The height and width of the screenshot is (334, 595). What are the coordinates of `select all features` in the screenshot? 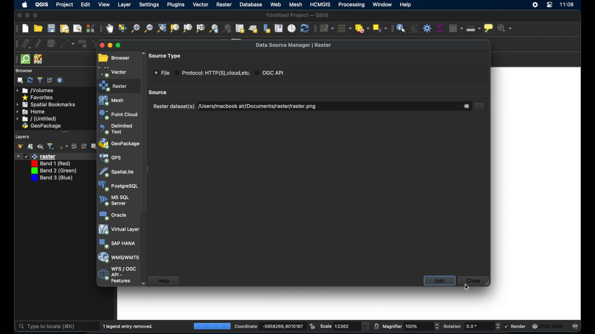 It's located at (343, 28).